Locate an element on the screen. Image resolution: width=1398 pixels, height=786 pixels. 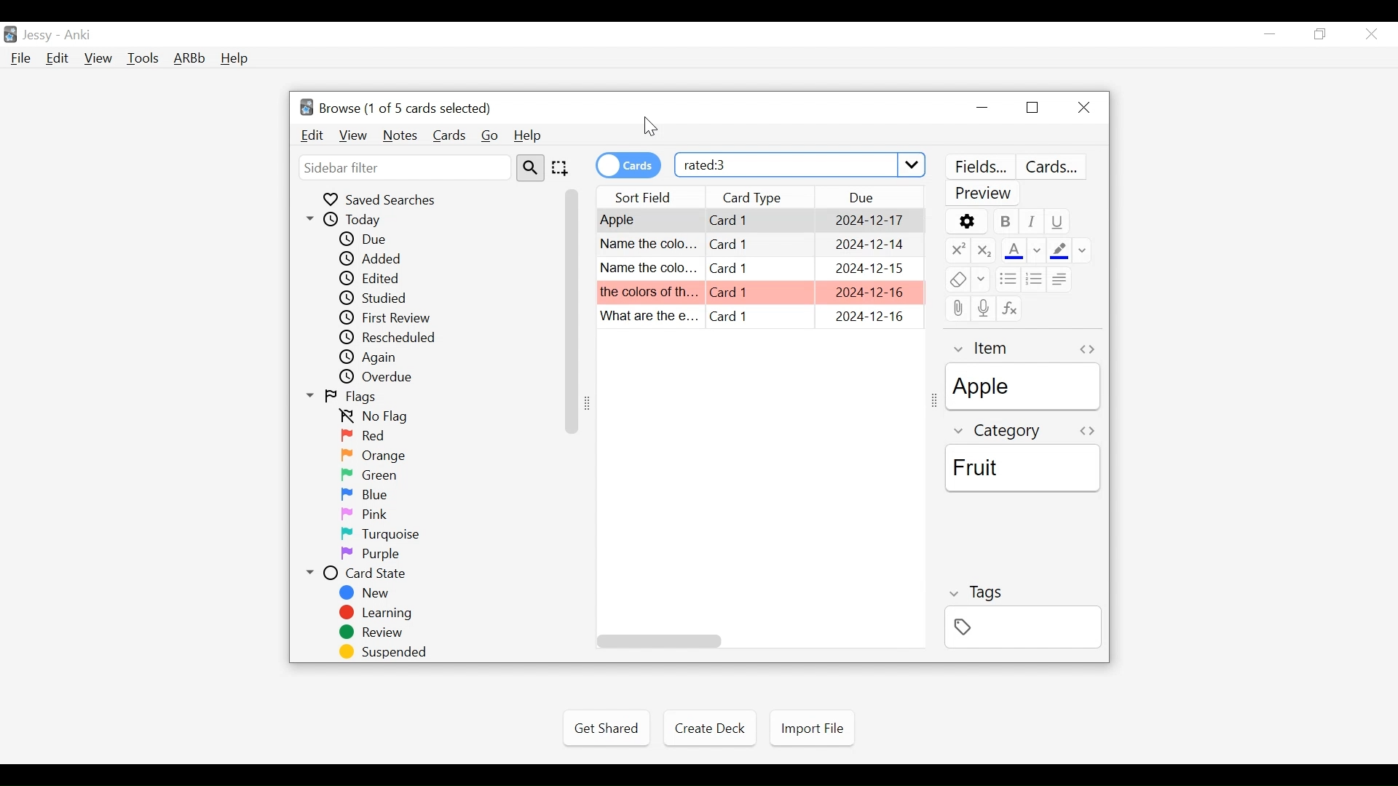
File is located at coordinates (24, 60).